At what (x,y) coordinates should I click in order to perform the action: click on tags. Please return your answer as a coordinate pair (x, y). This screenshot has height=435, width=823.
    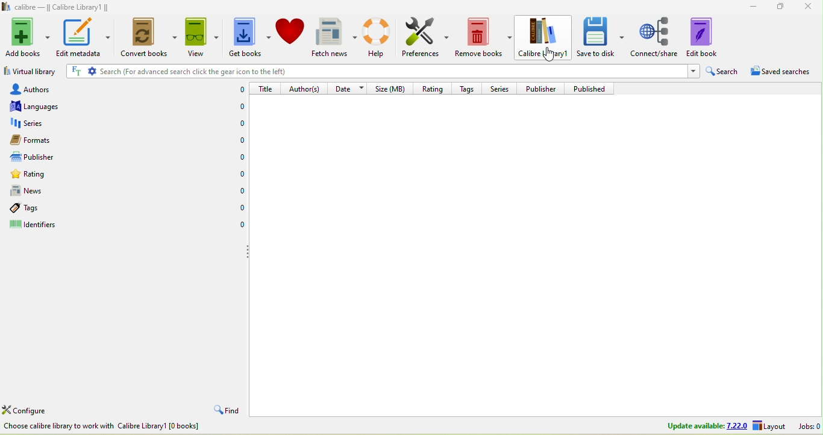
    Looking at the image, I should click on (41, 208).